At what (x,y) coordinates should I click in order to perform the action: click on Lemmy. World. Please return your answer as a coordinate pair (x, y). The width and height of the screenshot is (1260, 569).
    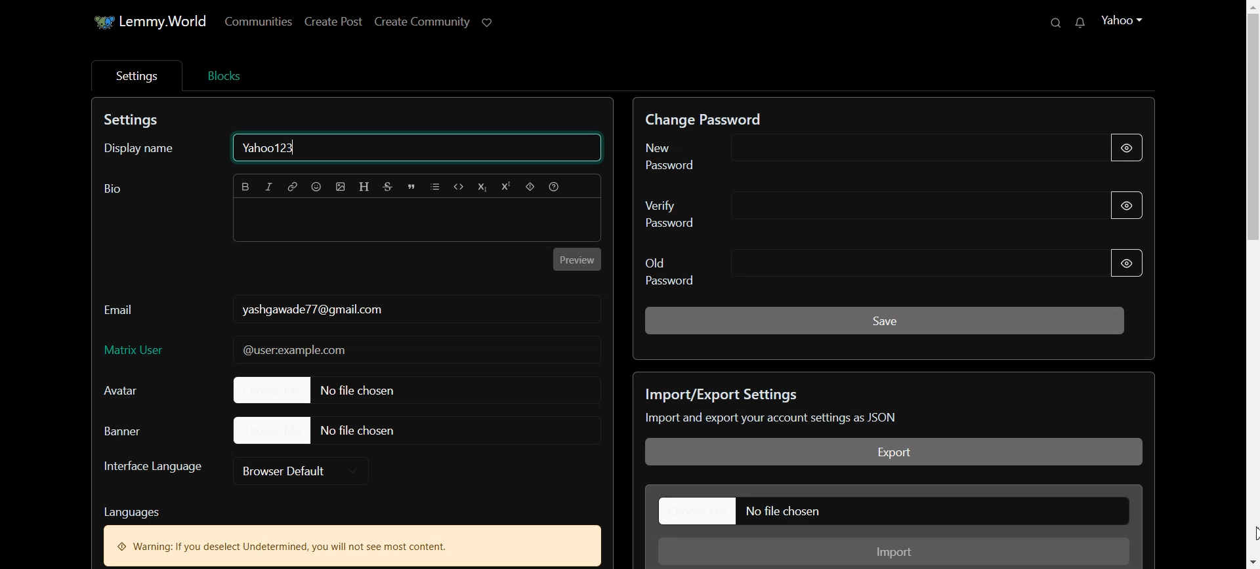
    Looking at the image, I should click on (140, 22).